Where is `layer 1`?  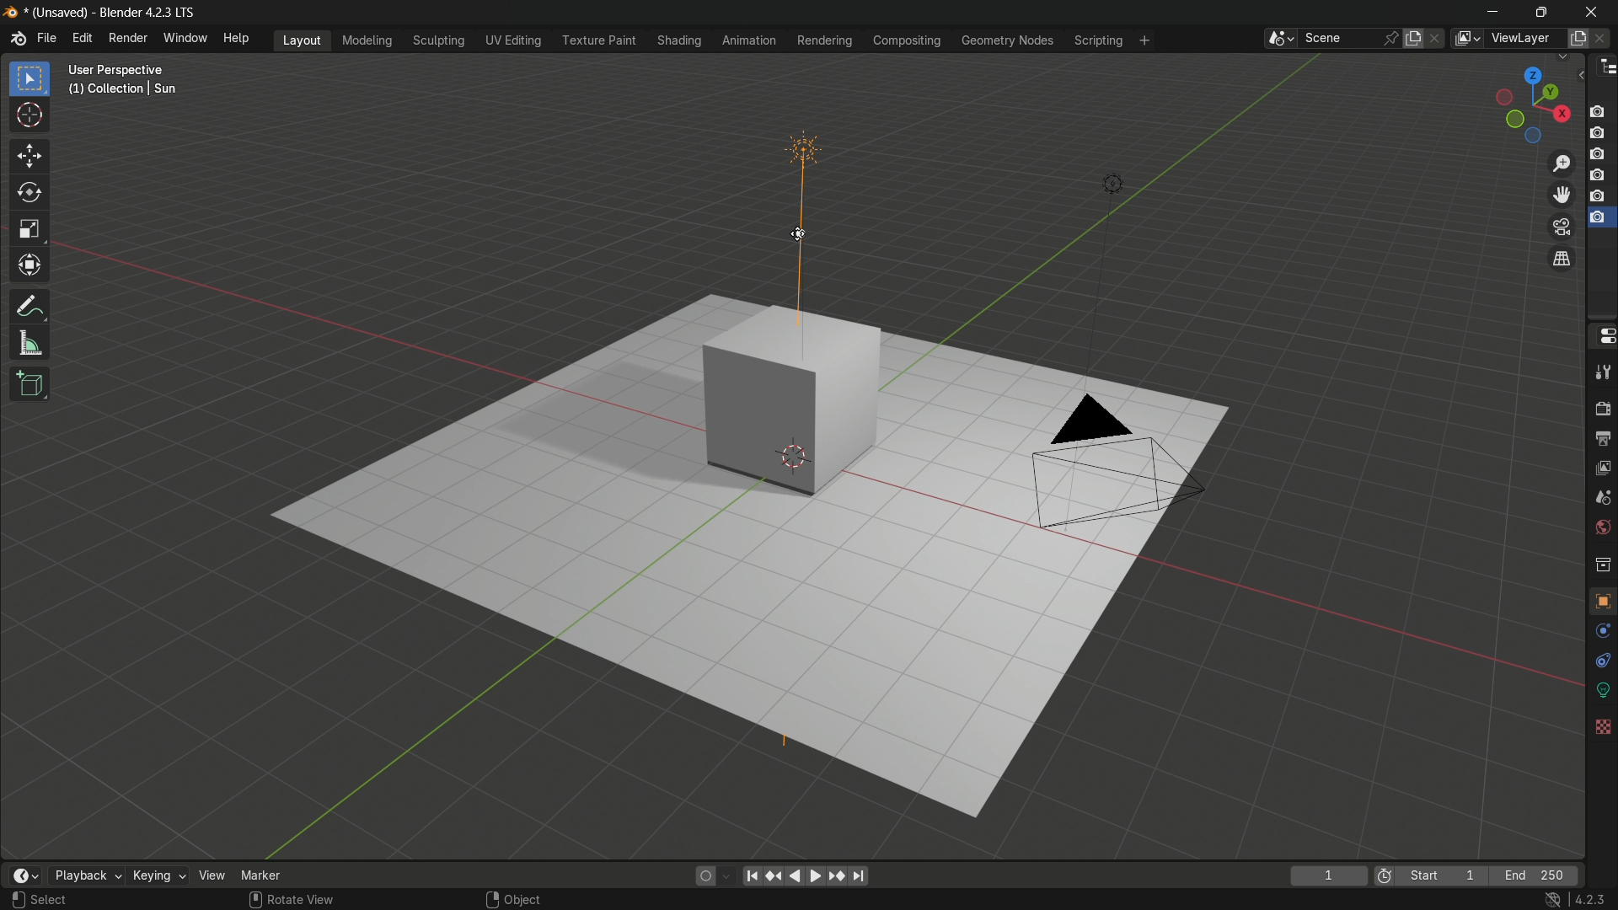 layer 1 is located at coordinates (1598, 111).